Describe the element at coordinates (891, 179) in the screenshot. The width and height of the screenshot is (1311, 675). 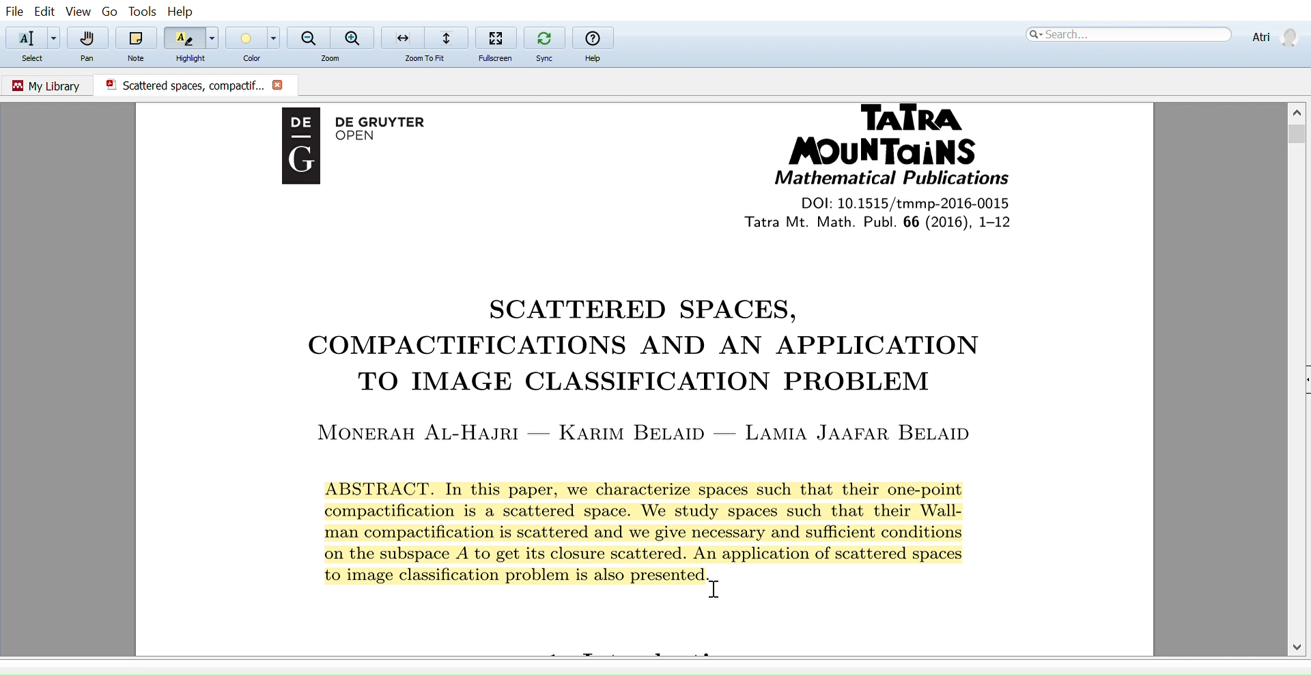
I see `Mathematical Publications` at that location.